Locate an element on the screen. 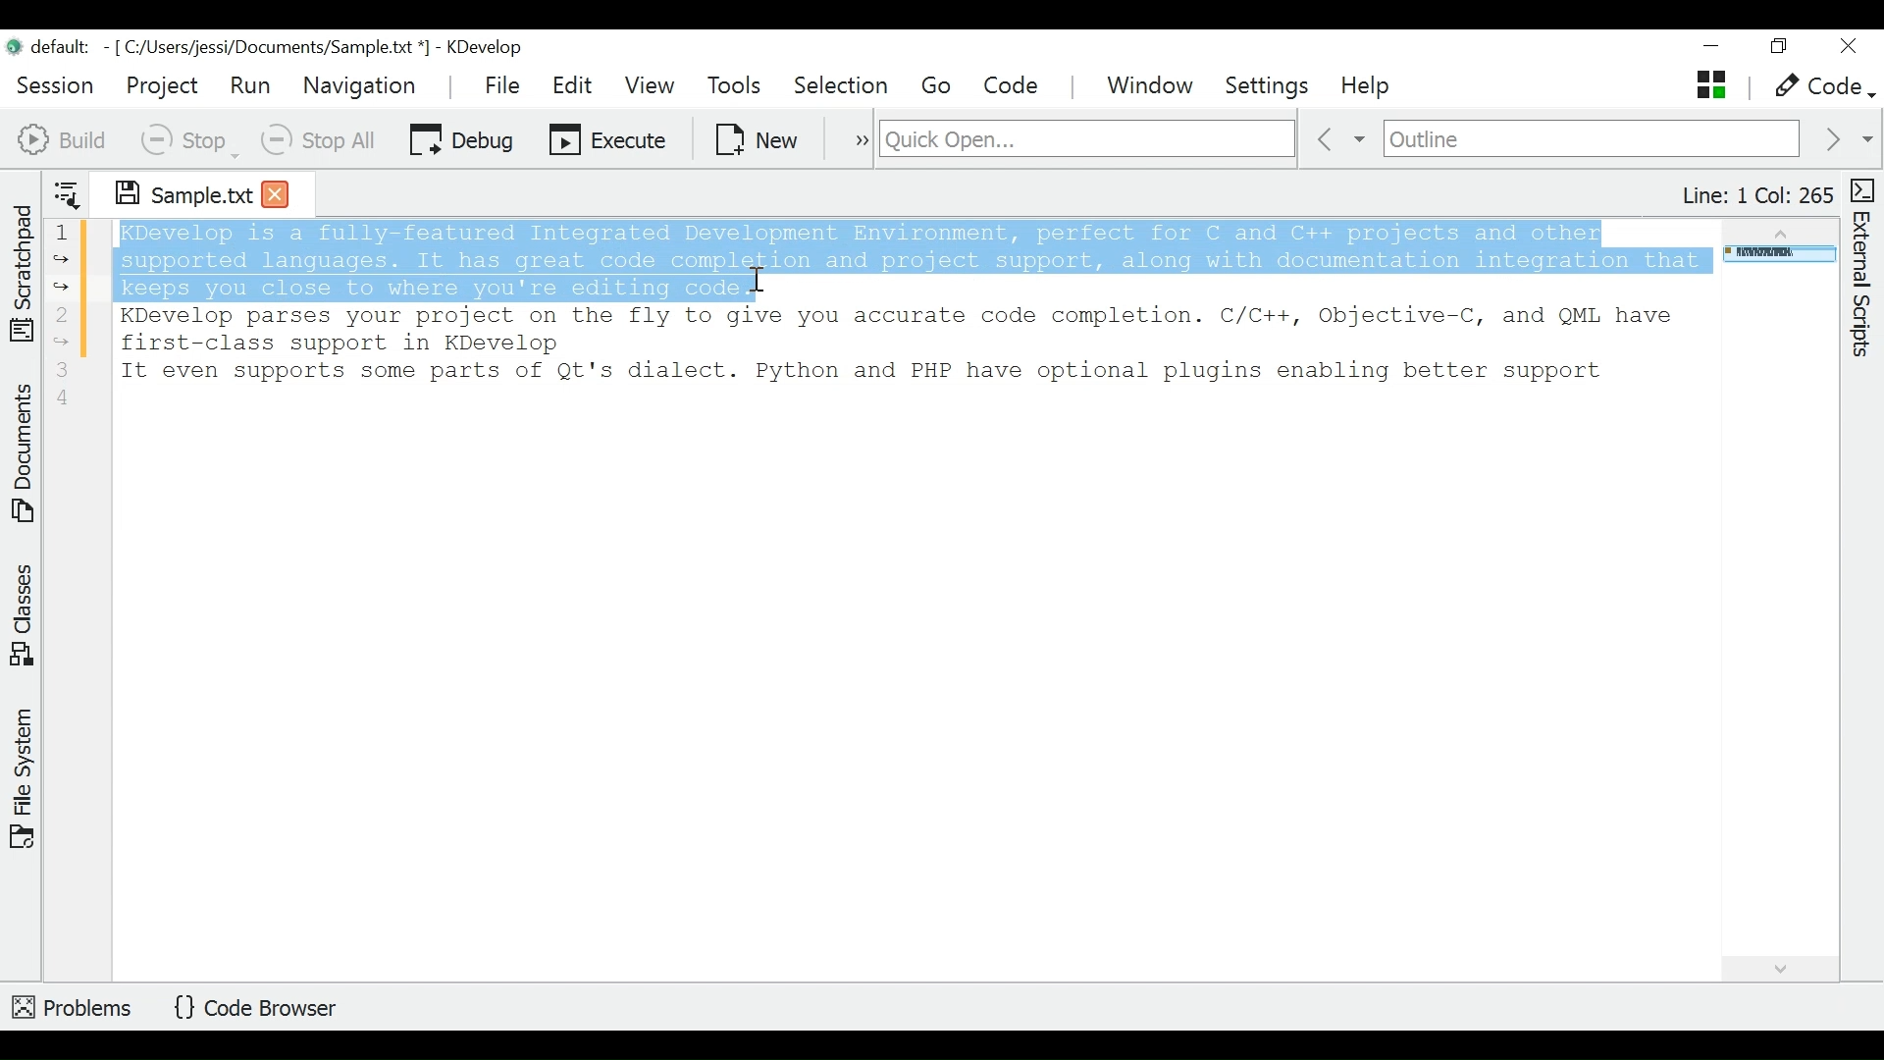 This screenshot has width=1884, height=1060. Problems is located at coordinates (74, 1004).